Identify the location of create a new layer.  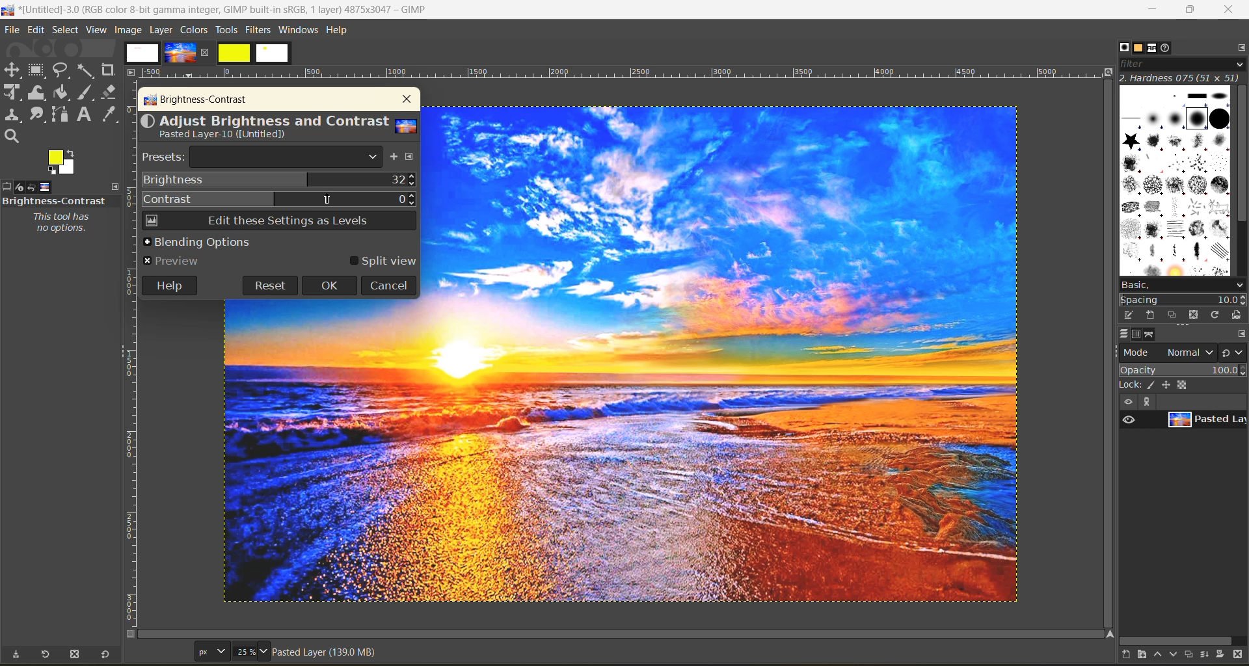
(1131, 656).